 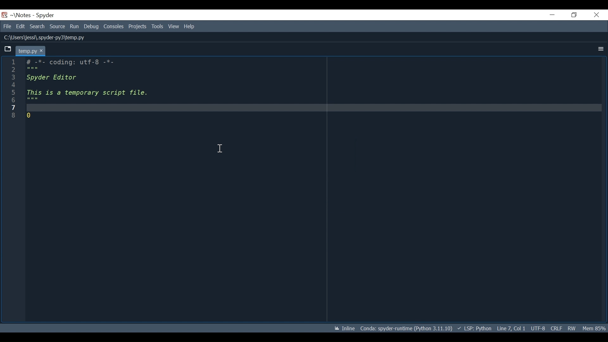 What do you see at coordinates (220, 148) in the screenshot?
I see `Insertion cursor` at bounding box center [220, 148].